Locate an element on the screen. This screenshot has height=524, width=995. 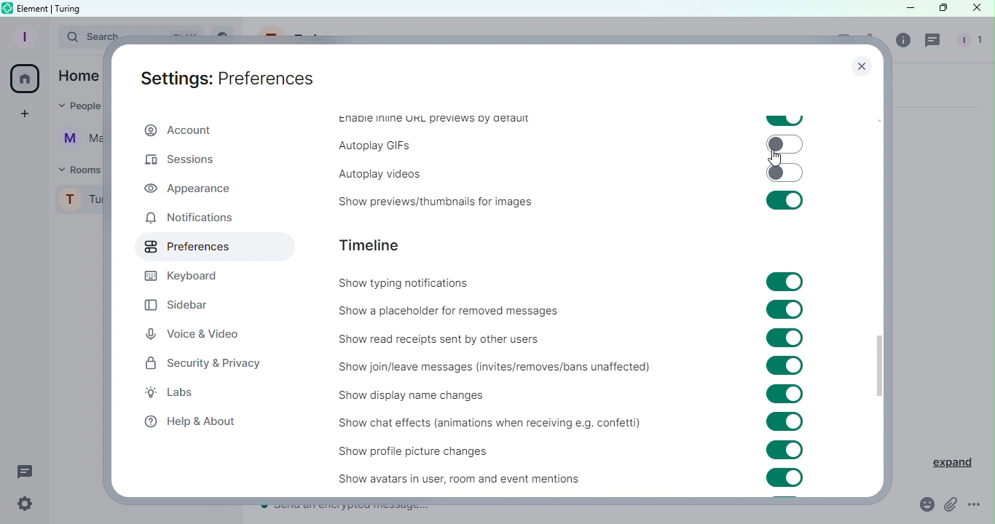
Threads is located at coordinates (935, 42).